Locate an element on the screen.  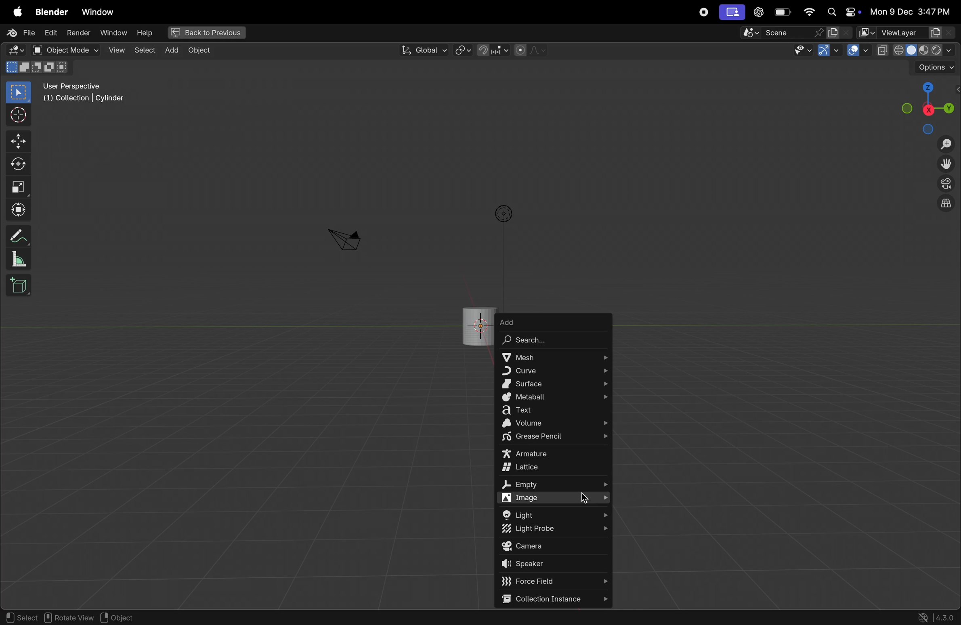
visibility is located at coordinates (802, 50).